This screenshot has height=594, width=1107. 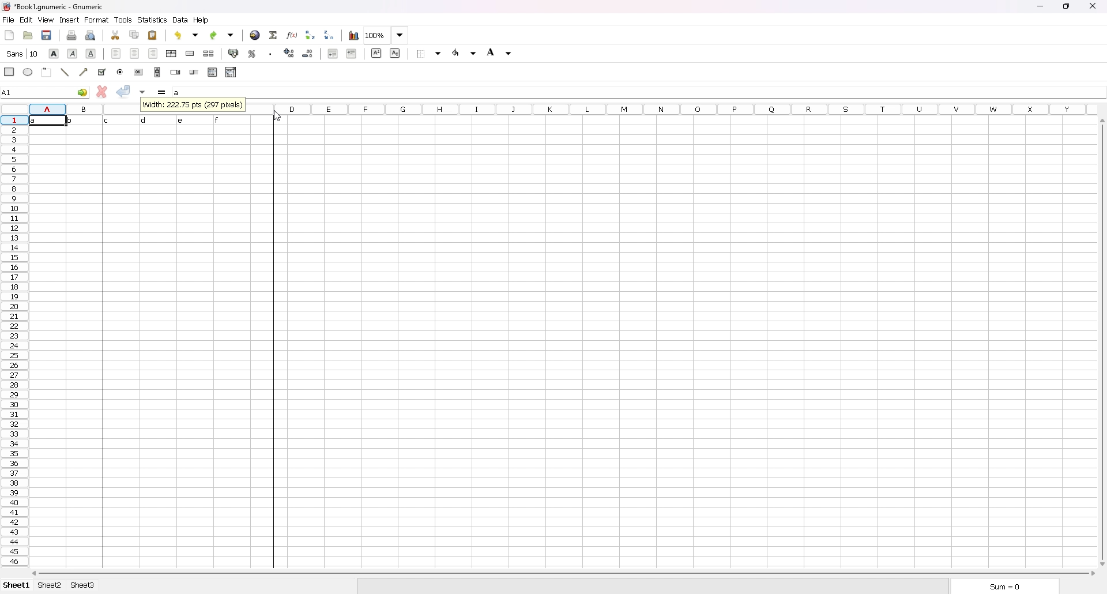 What do you see at coordinates (252, 53) in the screenshot?
I see `percentage` at bounding box center [252, 53].